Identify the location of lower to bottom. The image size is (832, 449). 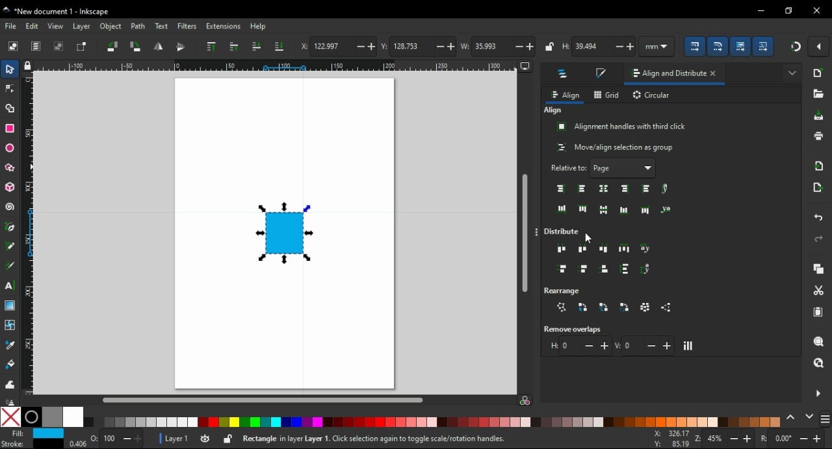
(279, 46).